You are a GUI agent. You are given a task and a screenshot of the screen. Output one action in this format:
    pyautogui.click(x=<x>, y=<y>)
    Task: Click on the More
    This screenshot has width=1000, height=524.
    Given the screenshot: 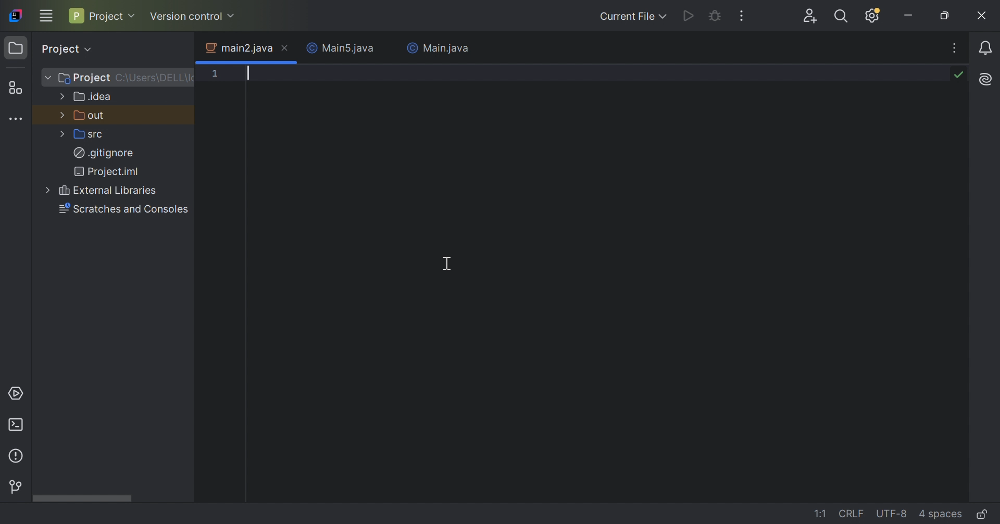 What is the action you would take?
    pyautogui.click(x=60, y=96)
    